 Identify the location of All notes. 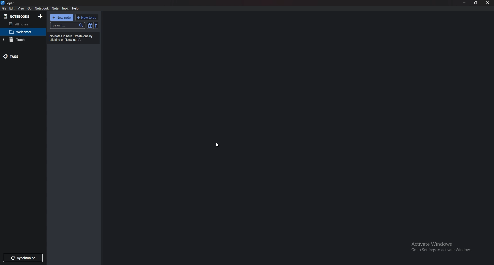
(21, 24).